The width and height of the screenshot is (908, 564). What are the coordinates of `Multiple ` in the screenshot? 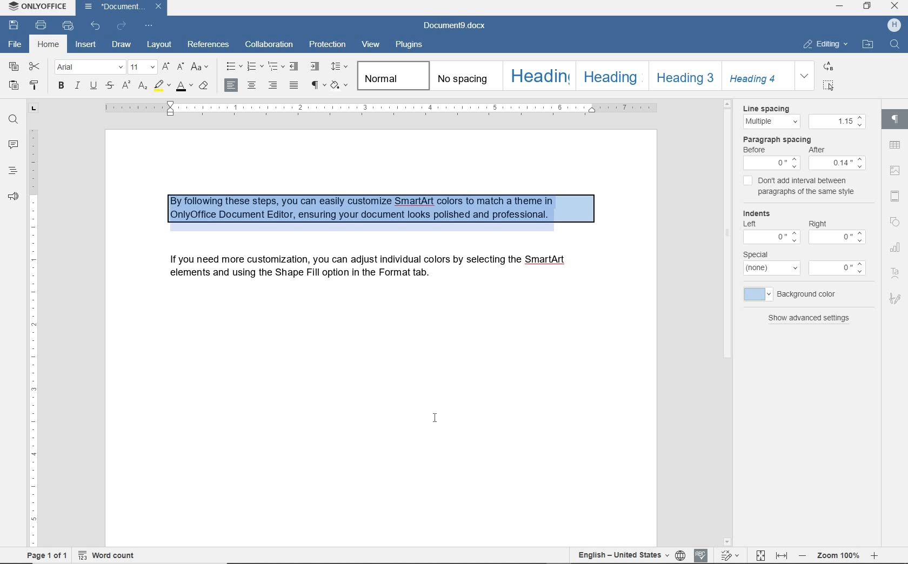 It's located at (769, 122).